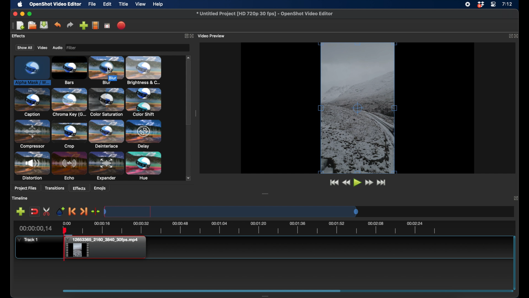 This screenshot has width=529, height=298. I want to click on distortion, so click(31, 166).